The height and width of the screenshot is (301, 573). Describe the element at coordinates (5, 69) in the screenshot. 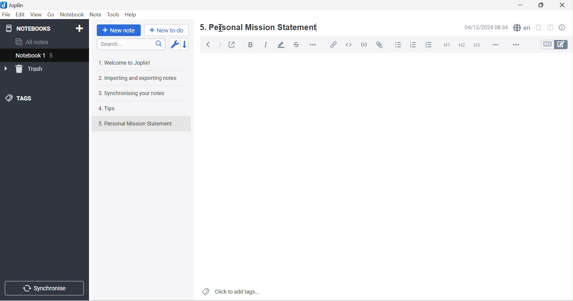

I see `Drop Down` at that location.